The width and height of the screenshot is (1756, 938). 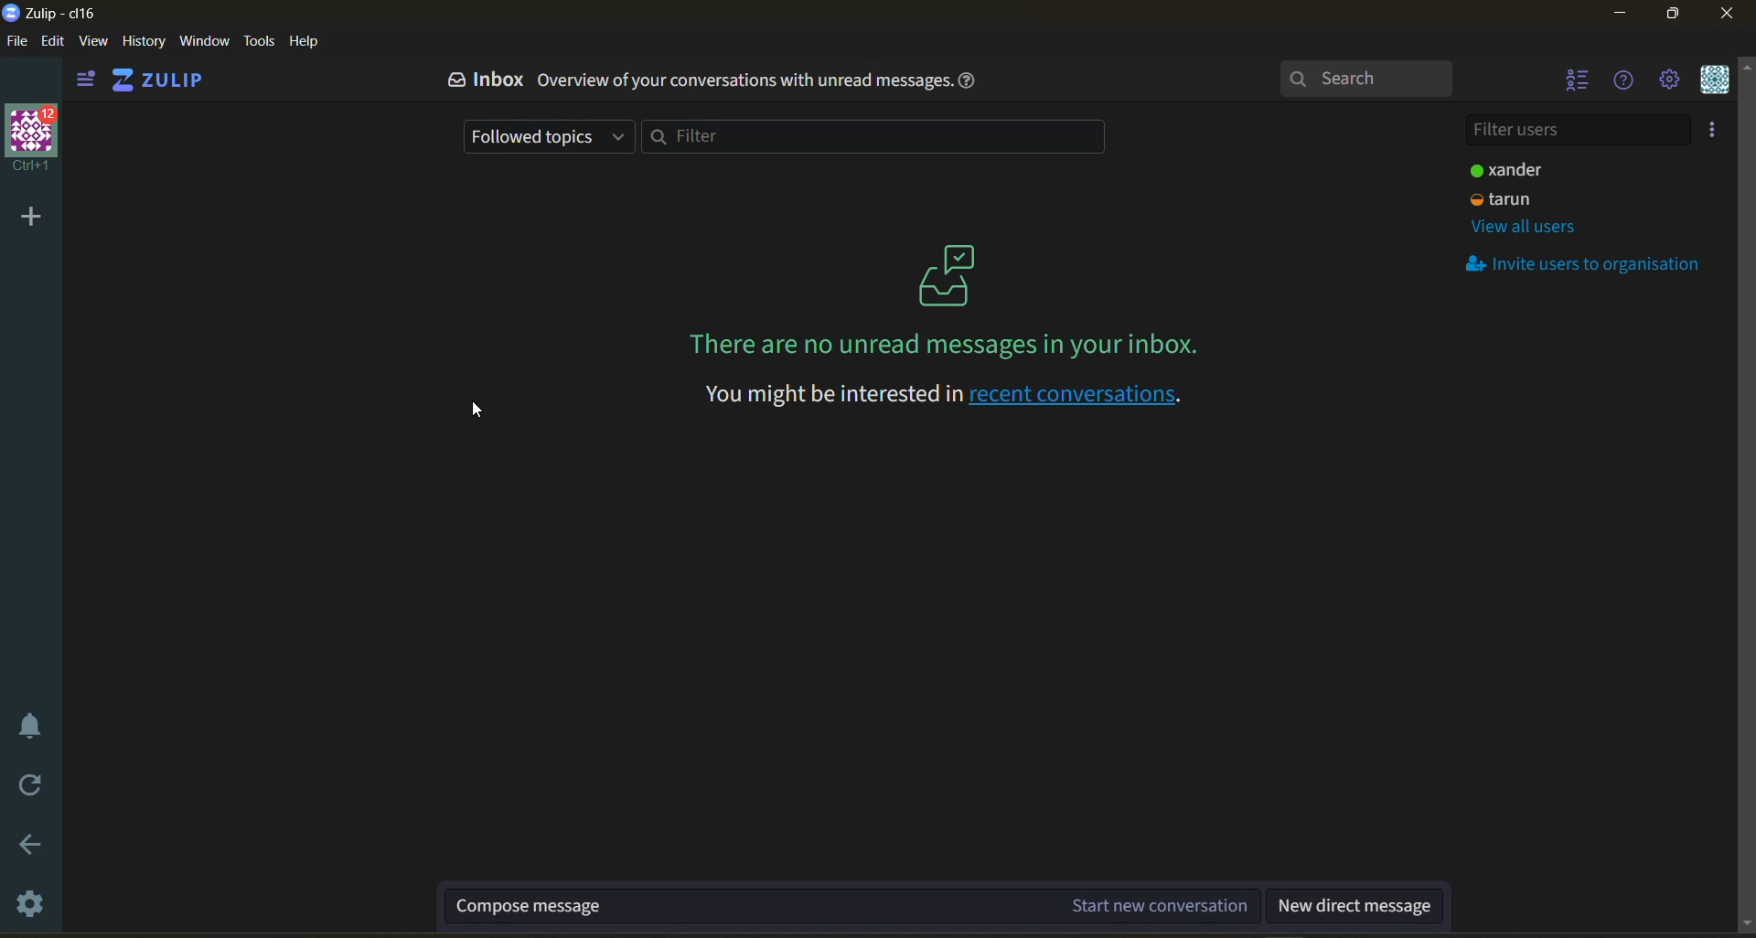 What do you see at coordinates (1623, 81) in the screenshot?
I see `help menu` at bounding box center [1623, 81].